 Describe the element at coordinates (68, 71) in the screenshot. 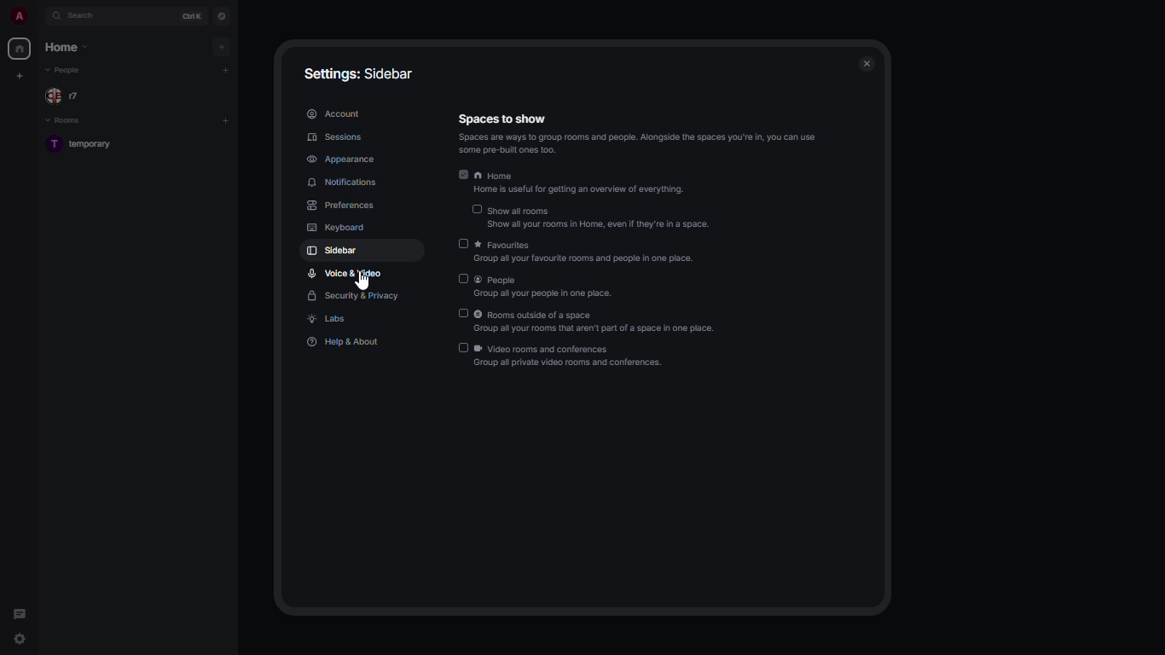

I see `people` at that location.